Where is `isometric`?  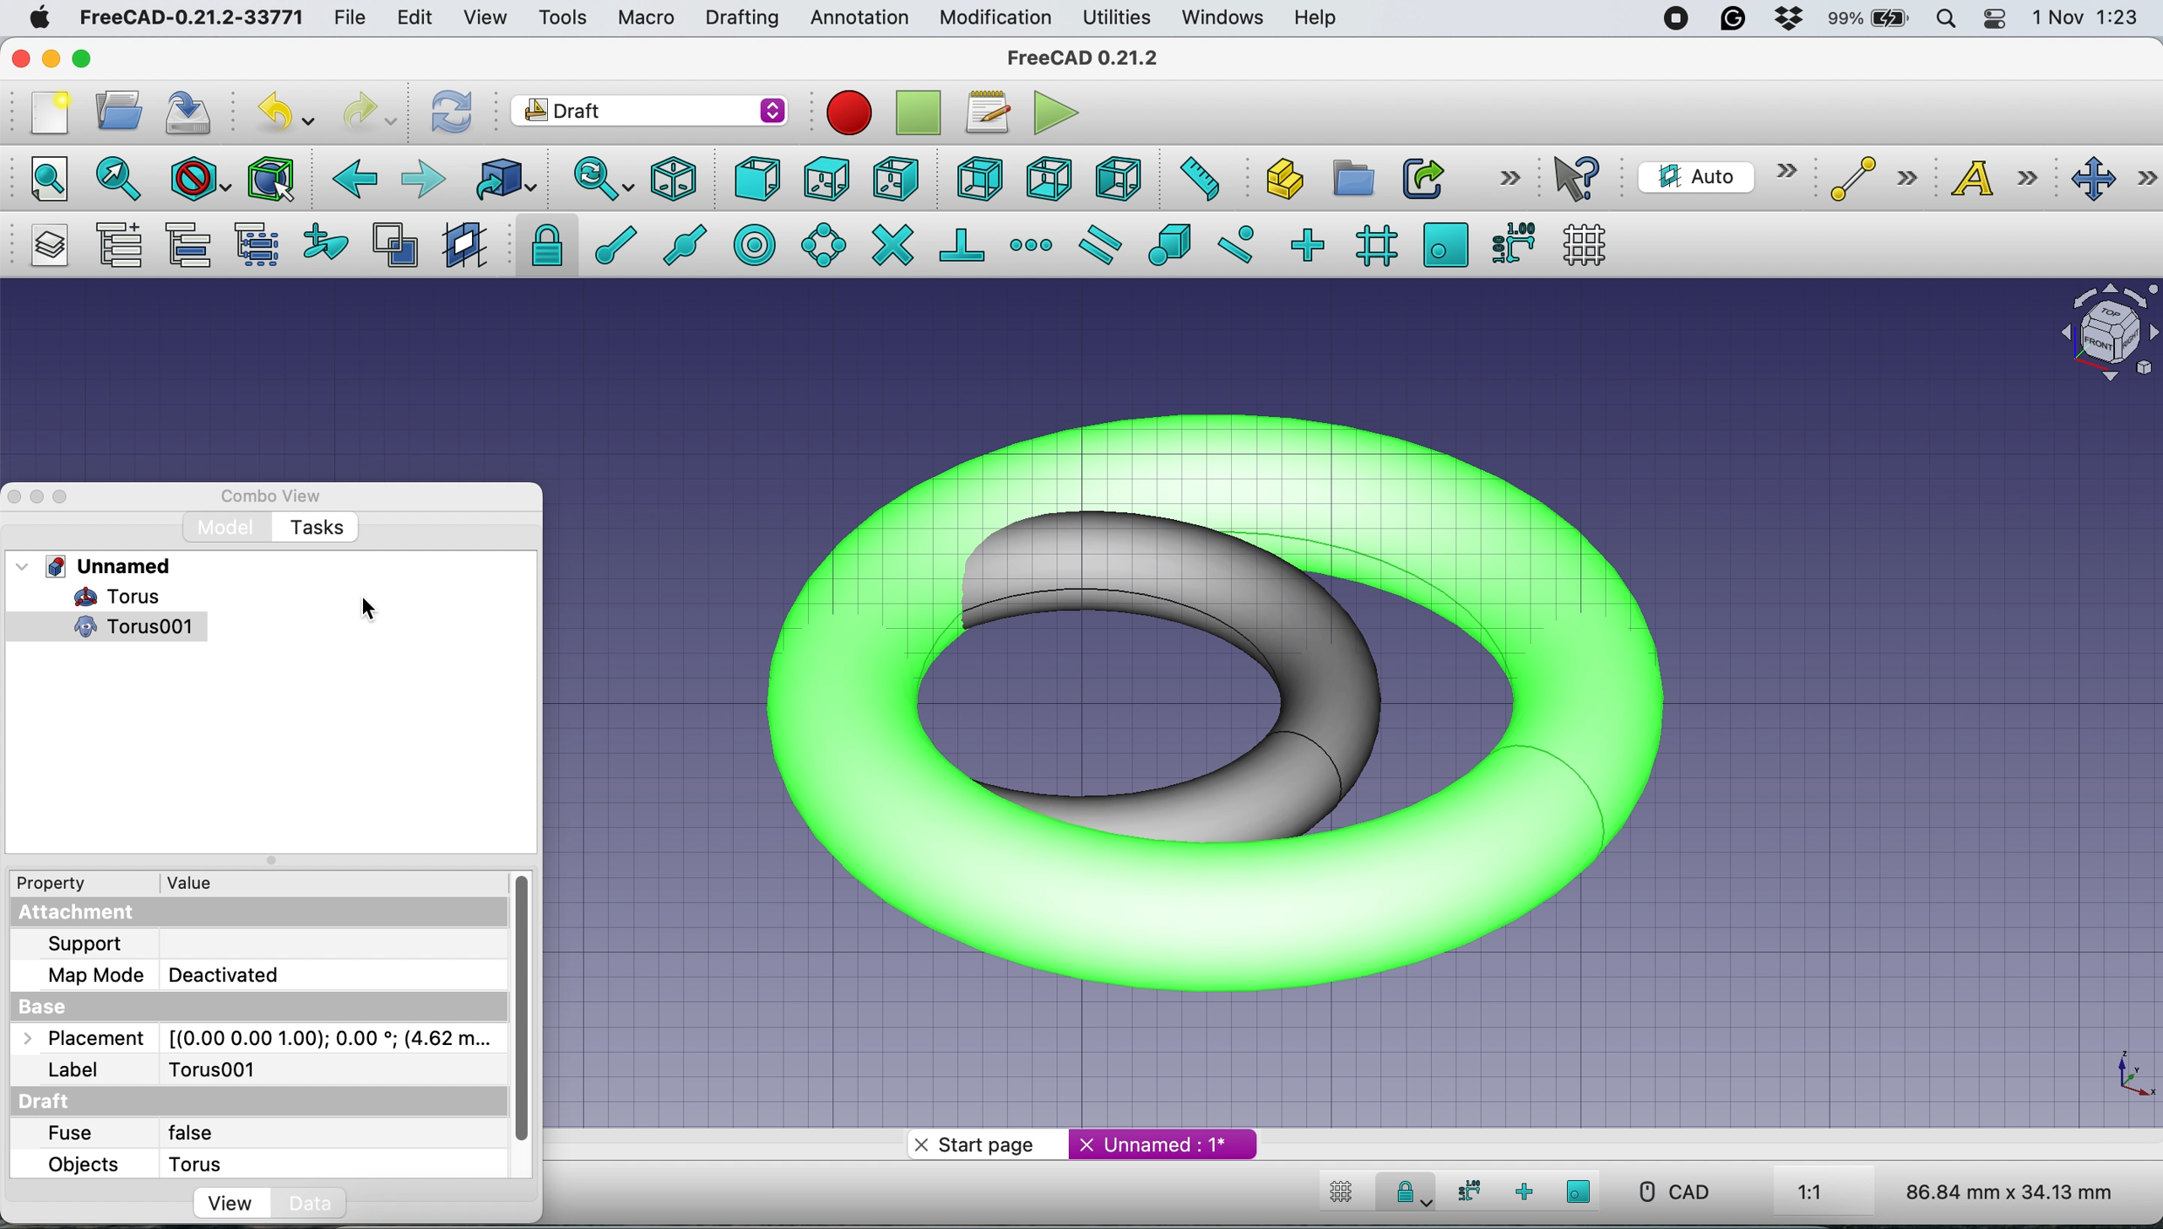
isometric is located at coordinates (675, 178).